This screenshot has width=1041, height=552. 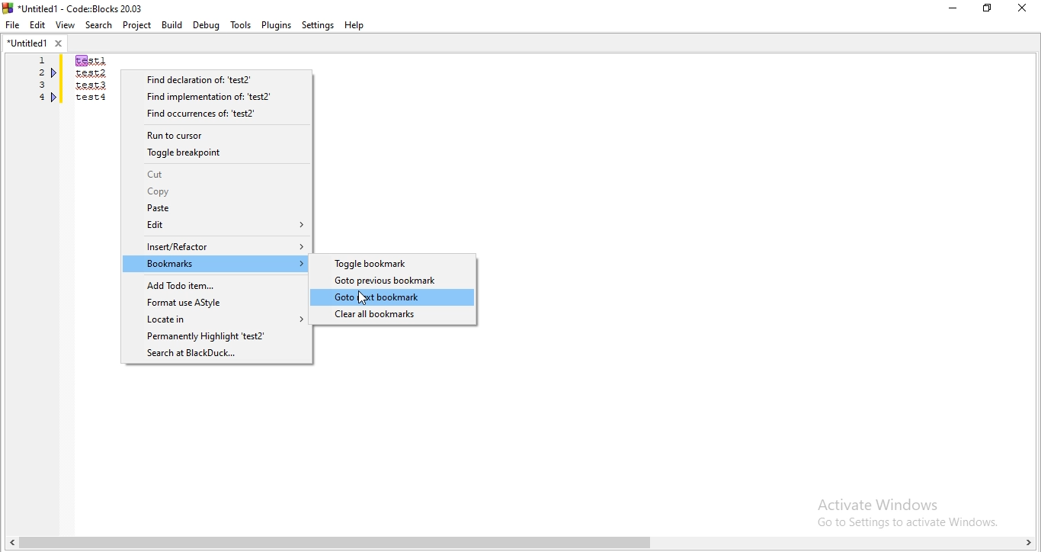 What do you see at coordinates (393, 297) in the screenshot?
I see `Goto next bookmark` at bounding box center [393, 297].